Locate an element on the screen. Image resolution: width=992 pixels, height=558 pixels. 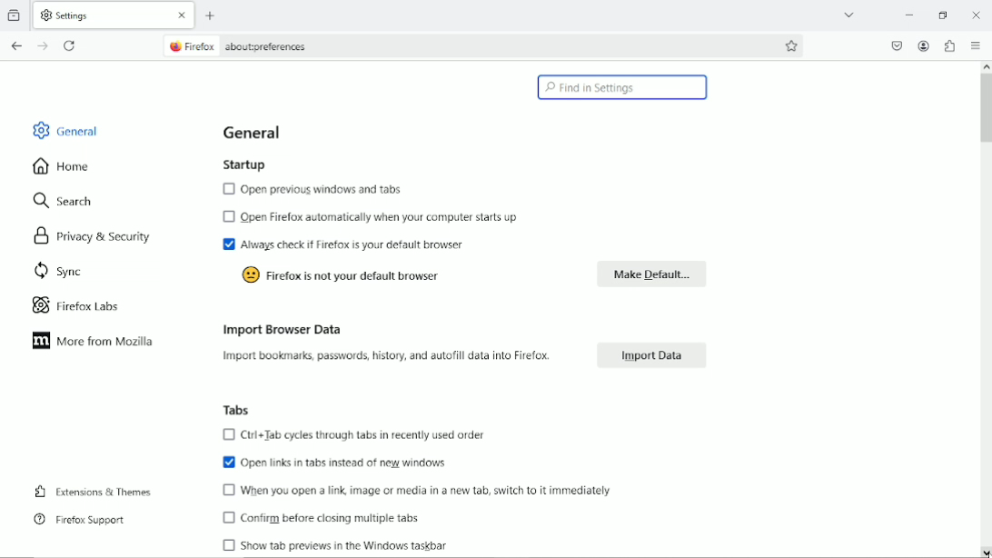
restore down is located at coordinates (943, 15).